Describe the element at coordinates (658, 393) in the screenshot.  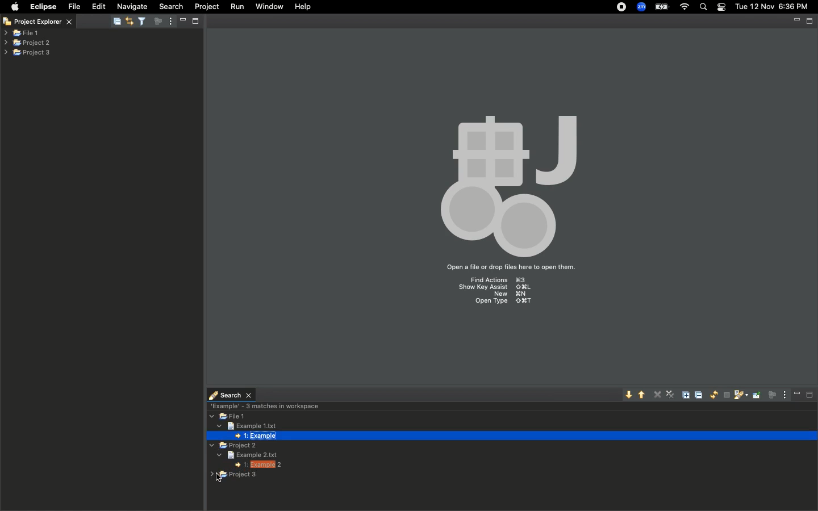
I see `Remove selected matches` at that location.